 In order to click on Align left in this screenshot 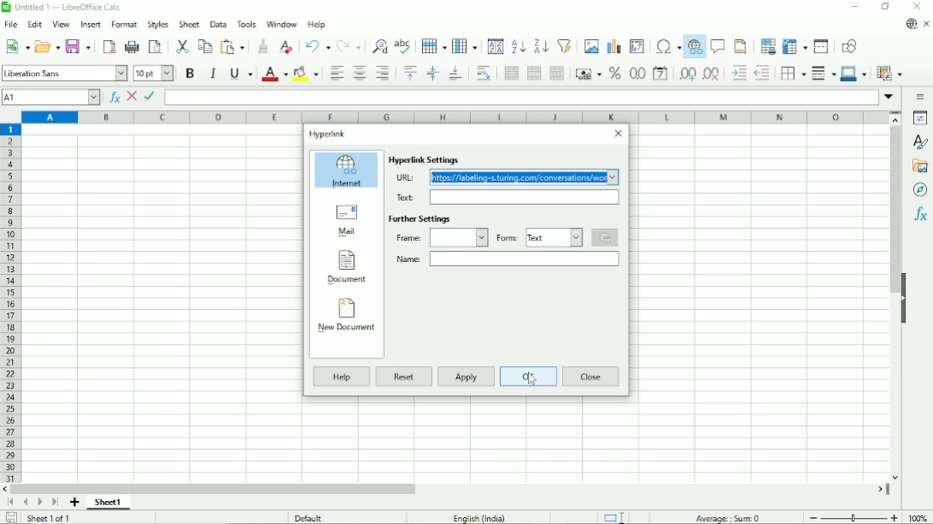, I will do `click(335, 73)`.